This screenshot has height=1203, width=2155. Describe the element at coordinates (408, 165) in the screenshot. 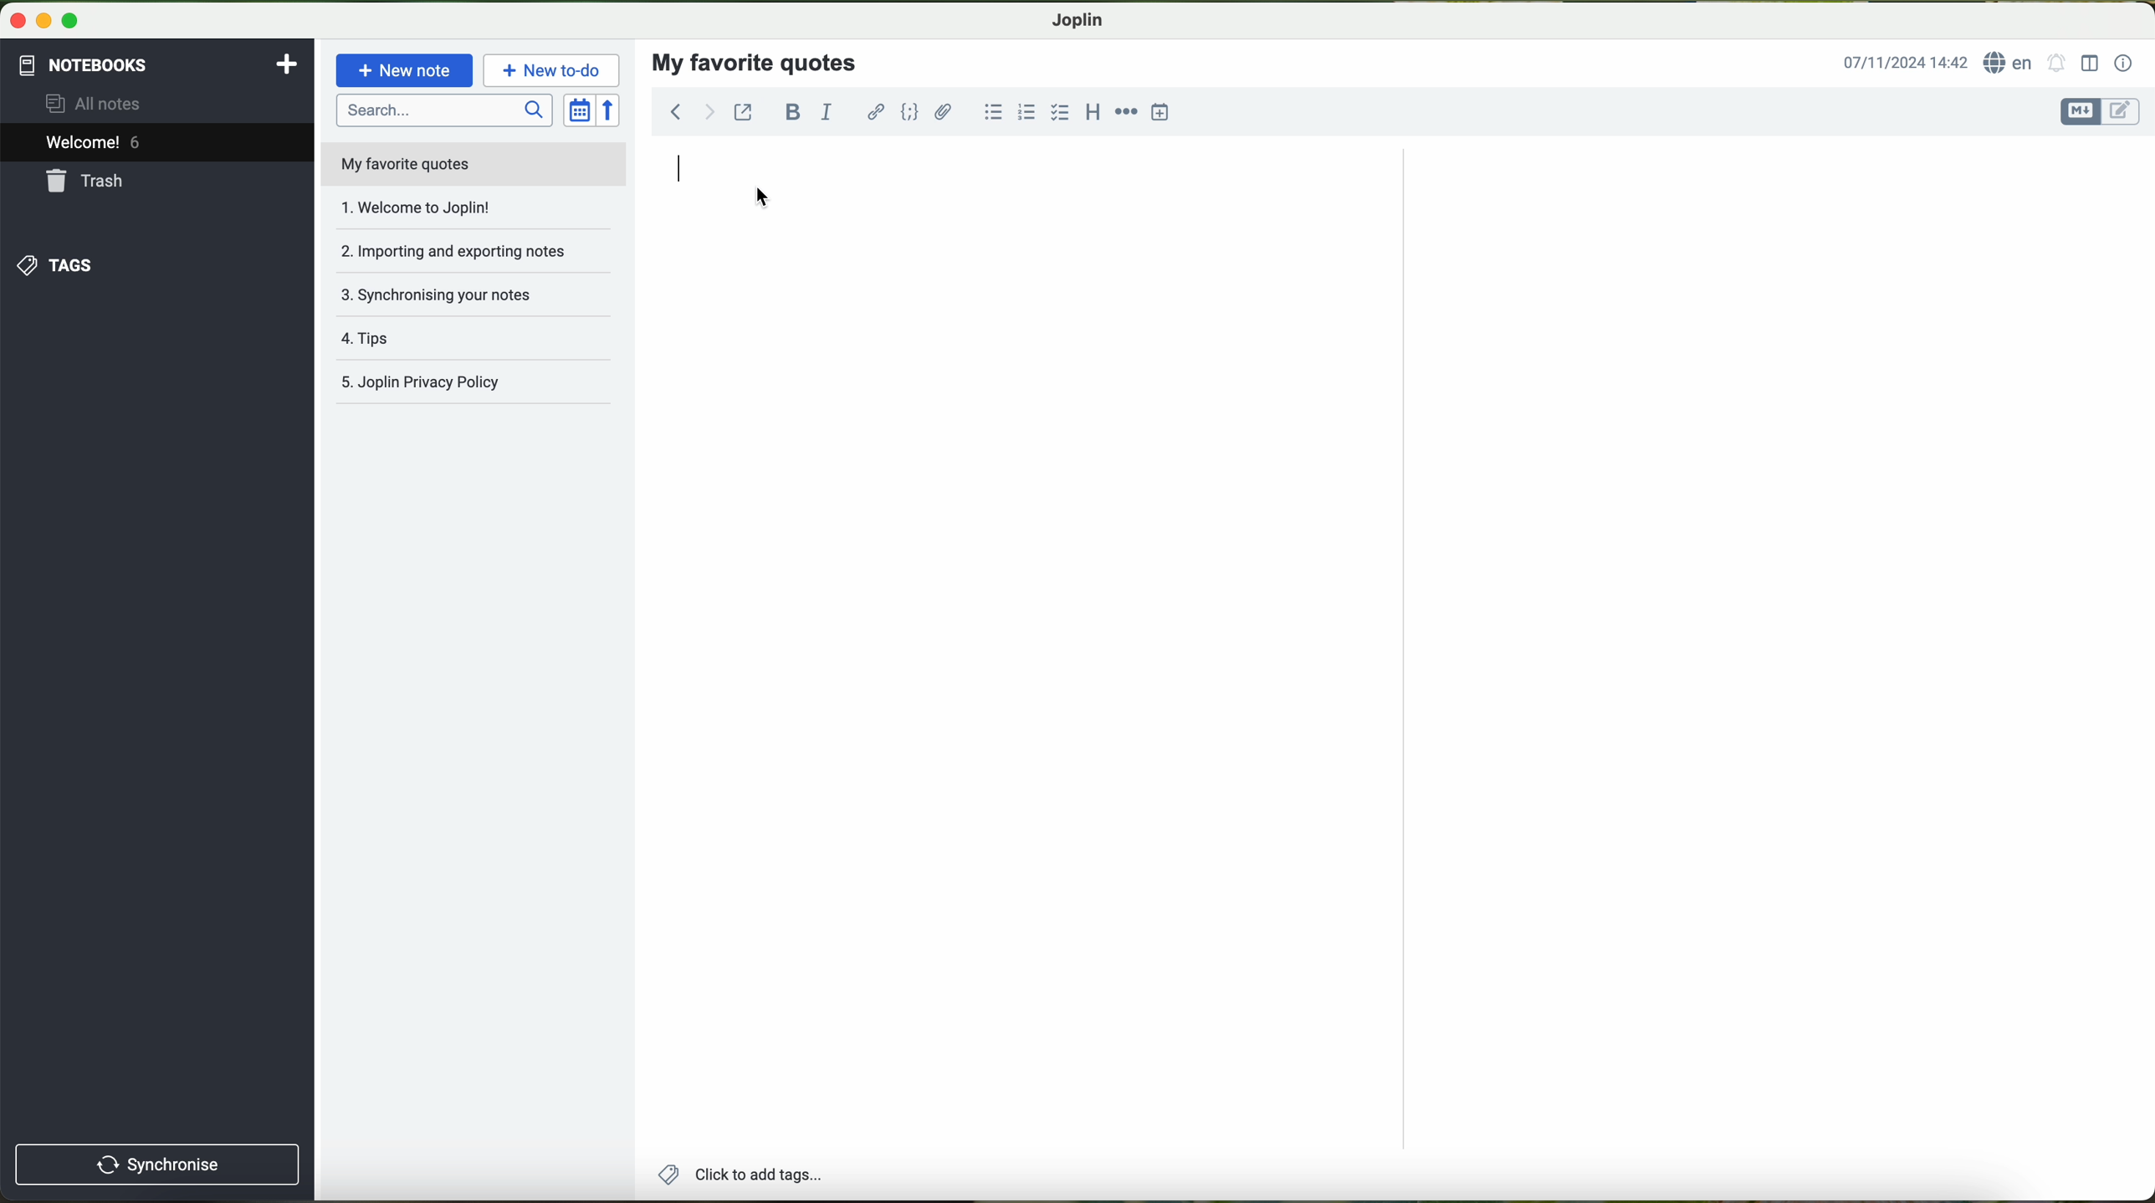

I see `my favorite quotes file` at that location.